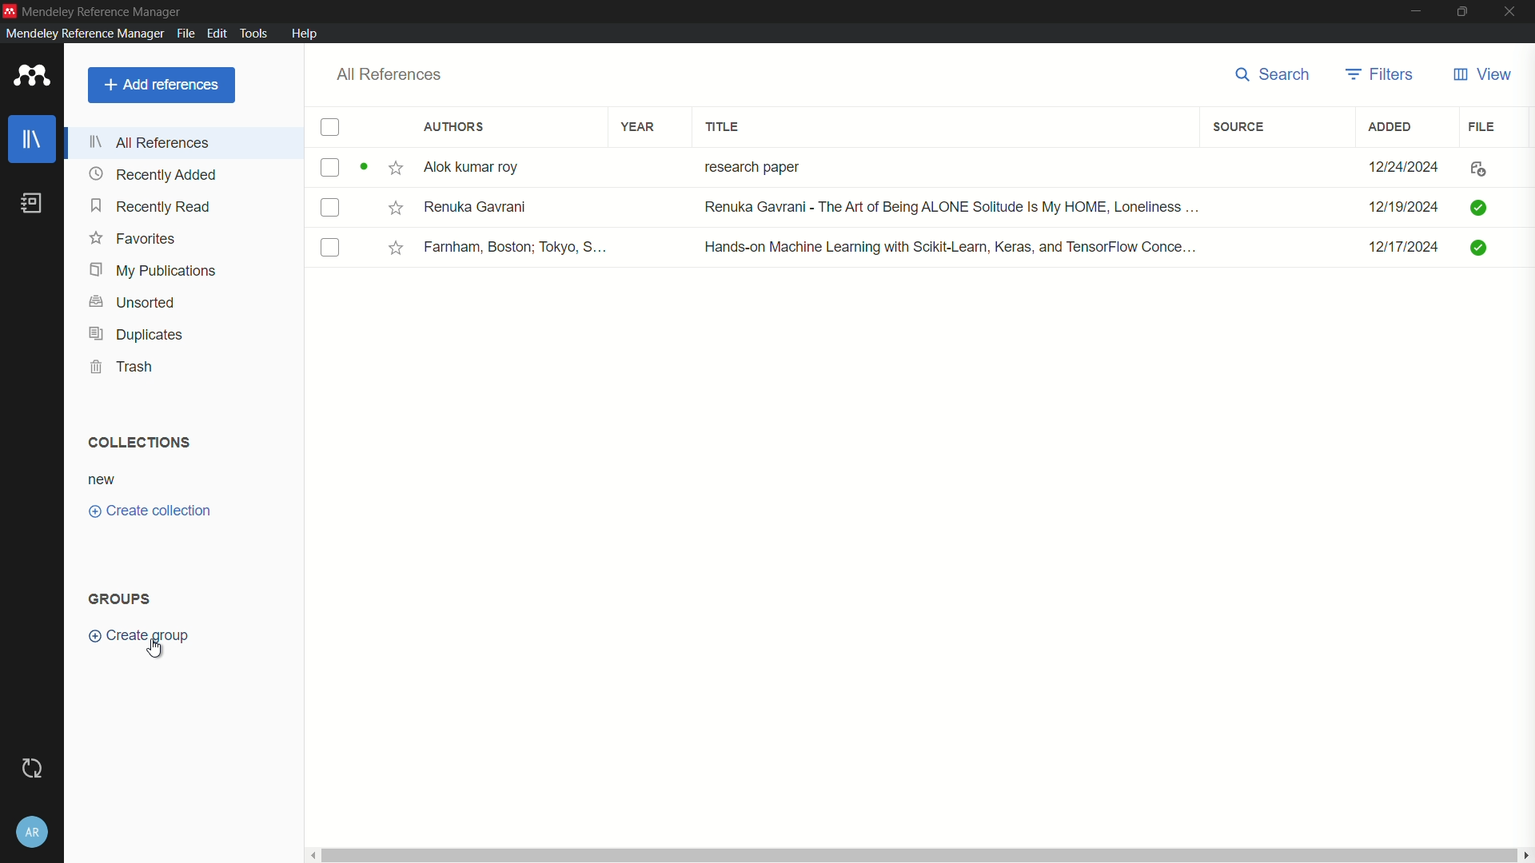 The height and width of the screenshot is (863, 1535). Describe the element at coordinates (82, 34) in the screenshot. I see `app name` at that location.